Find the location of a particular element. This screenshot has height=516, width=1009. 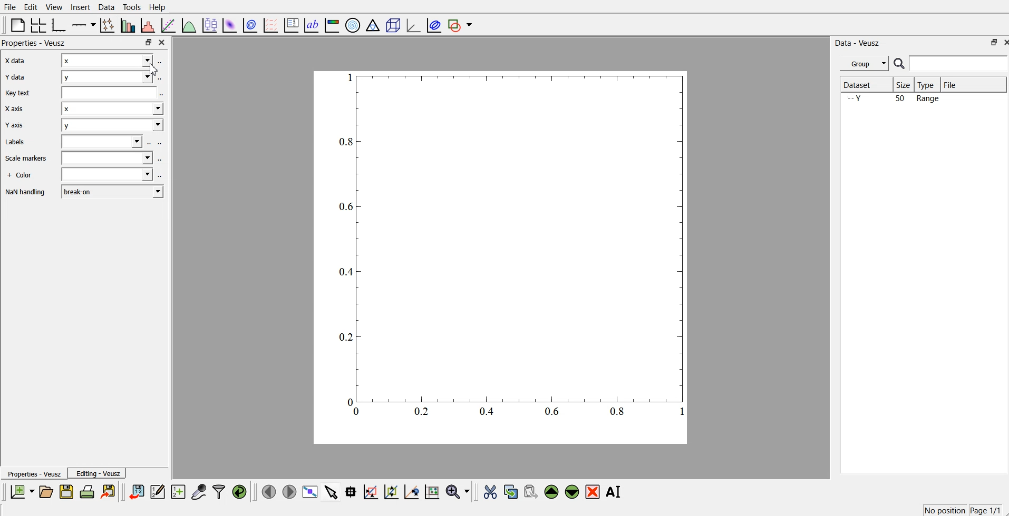

3d graph is located at coordinates (413, 23).